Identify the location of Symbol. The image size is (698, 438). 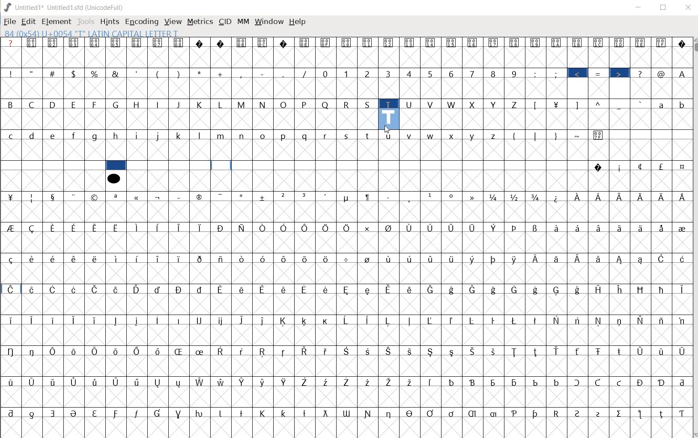
(516, 259).